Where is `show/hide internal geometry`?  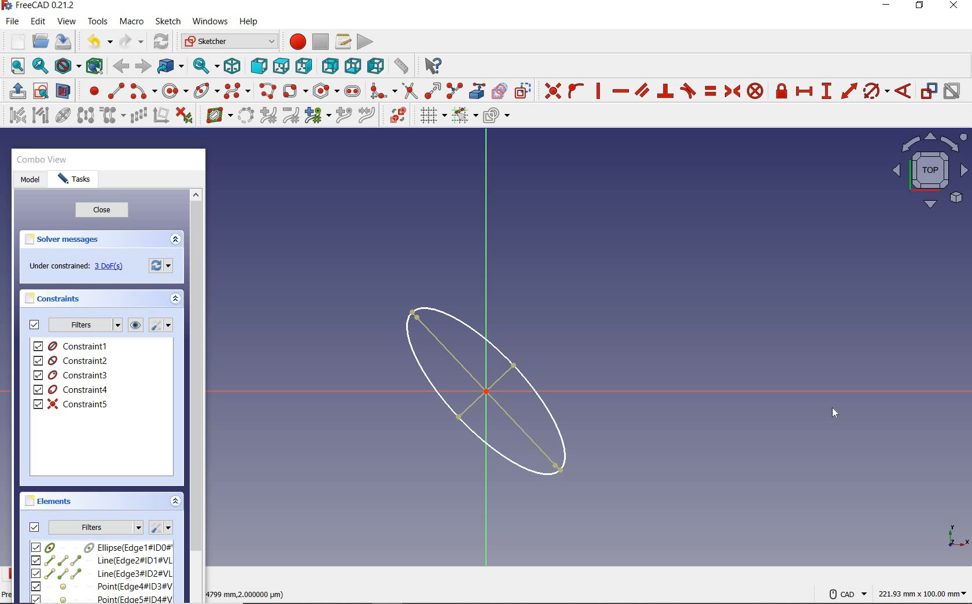
show/hide internal geometry is located at coordinates (65, 115).